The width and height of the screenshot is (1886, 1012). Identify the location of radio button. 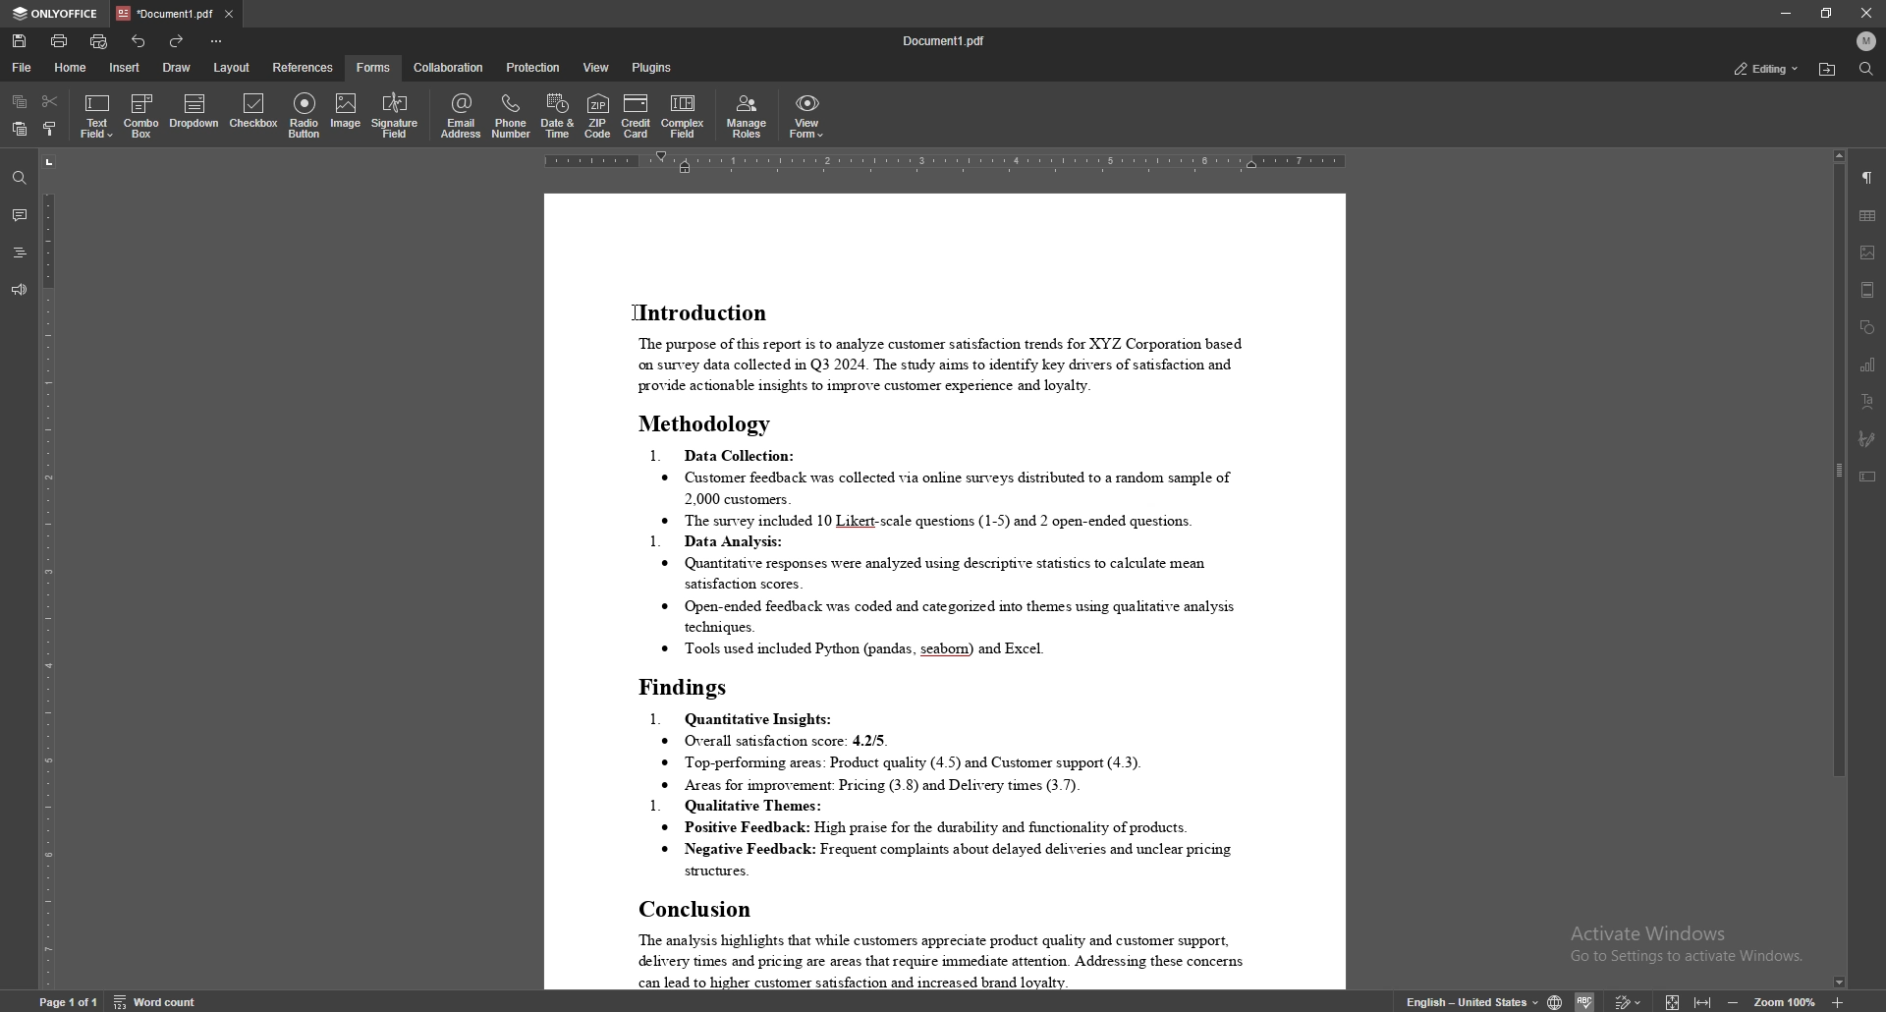
(305, 116).